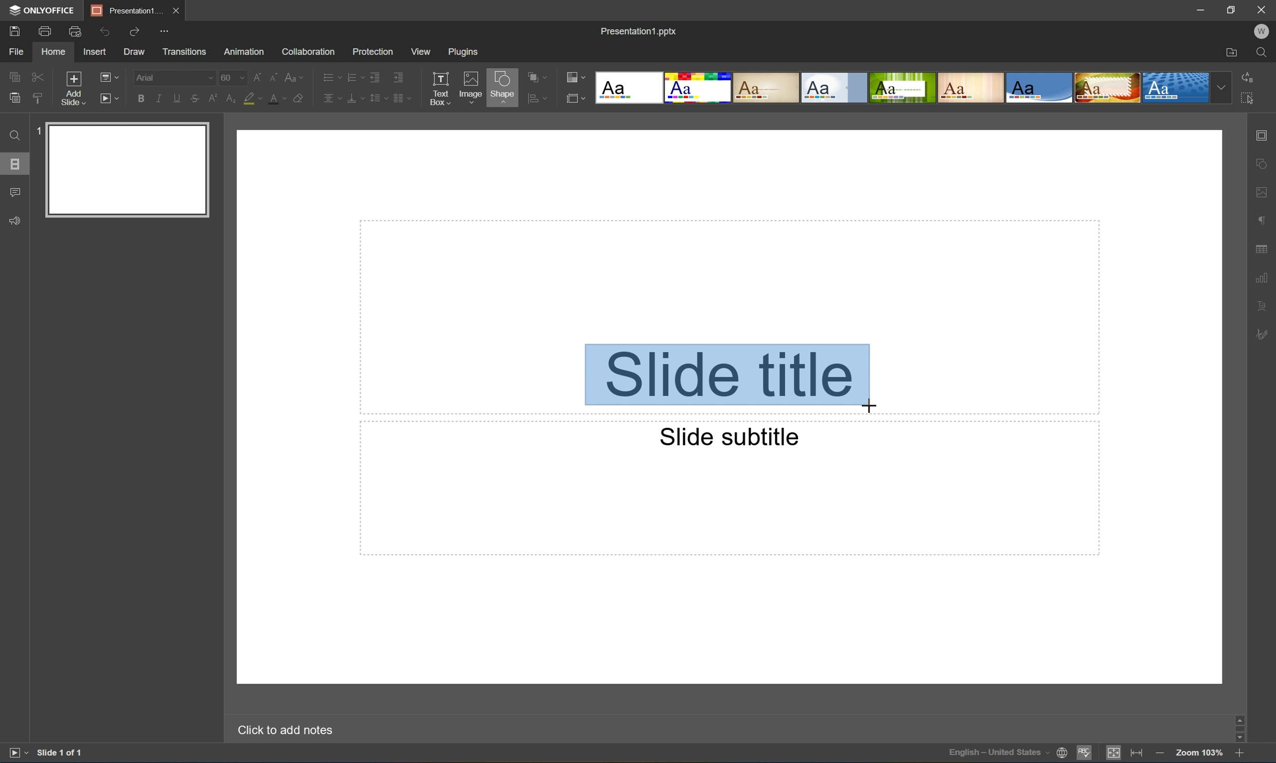  Describe the element at coordinates (1263, 220) in the screenshot. I see `paragraph settings` at that location.